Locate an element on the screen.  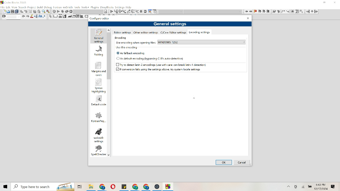
settings is located at coordinates (120, 7).